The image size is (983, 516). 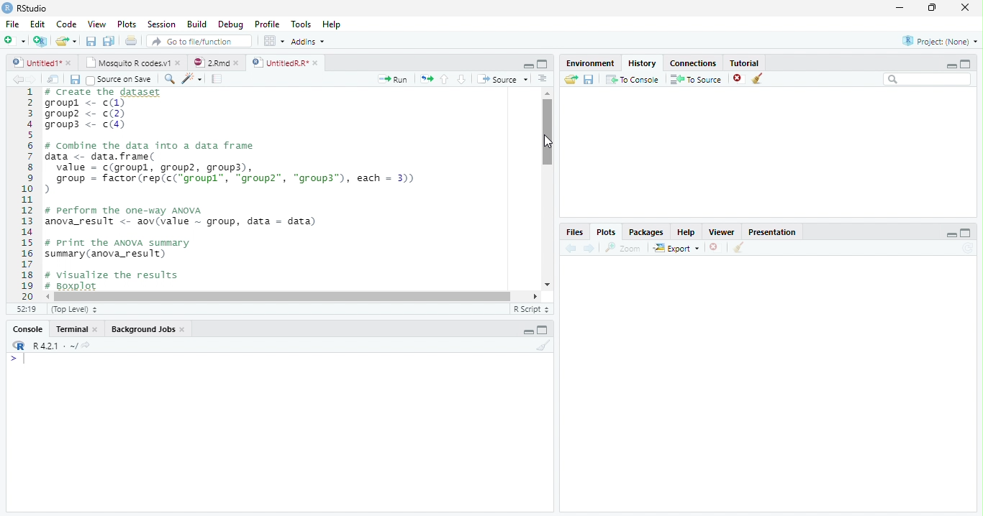 What do you see at coordinates (543, 331) in the screenshot?
I see `Maximize` at bounding box center [543, 331].